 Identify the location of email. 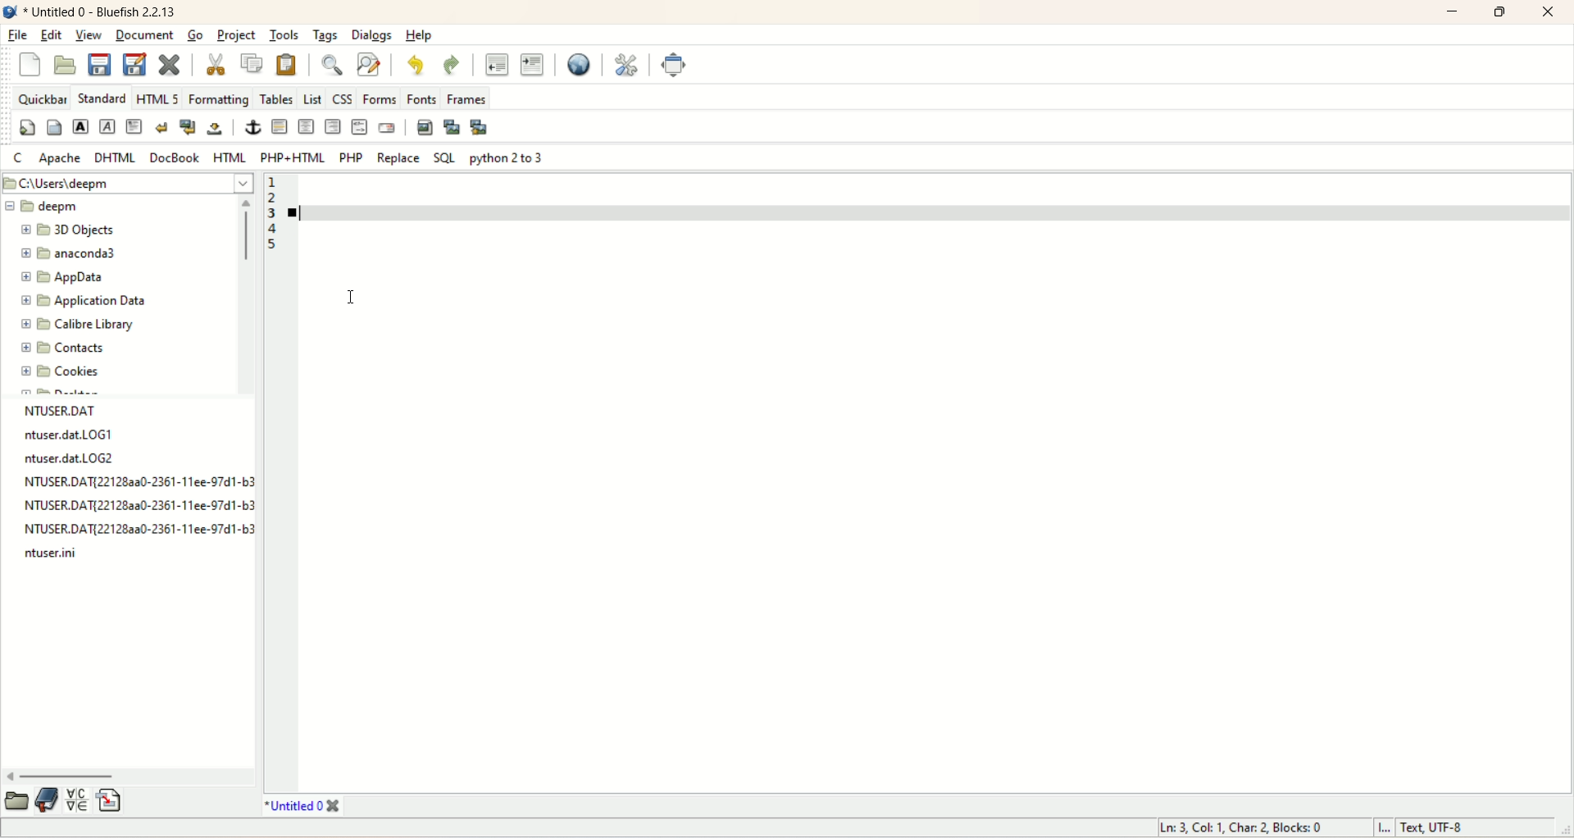
(385, 128).